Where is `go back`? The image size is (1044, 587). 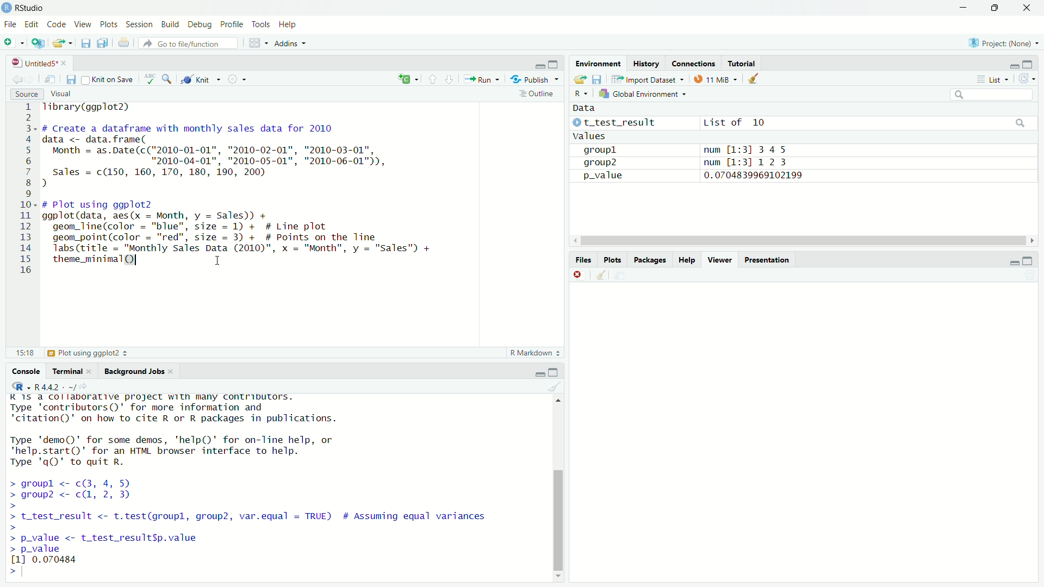
go back is located at coordinates (22, 78).